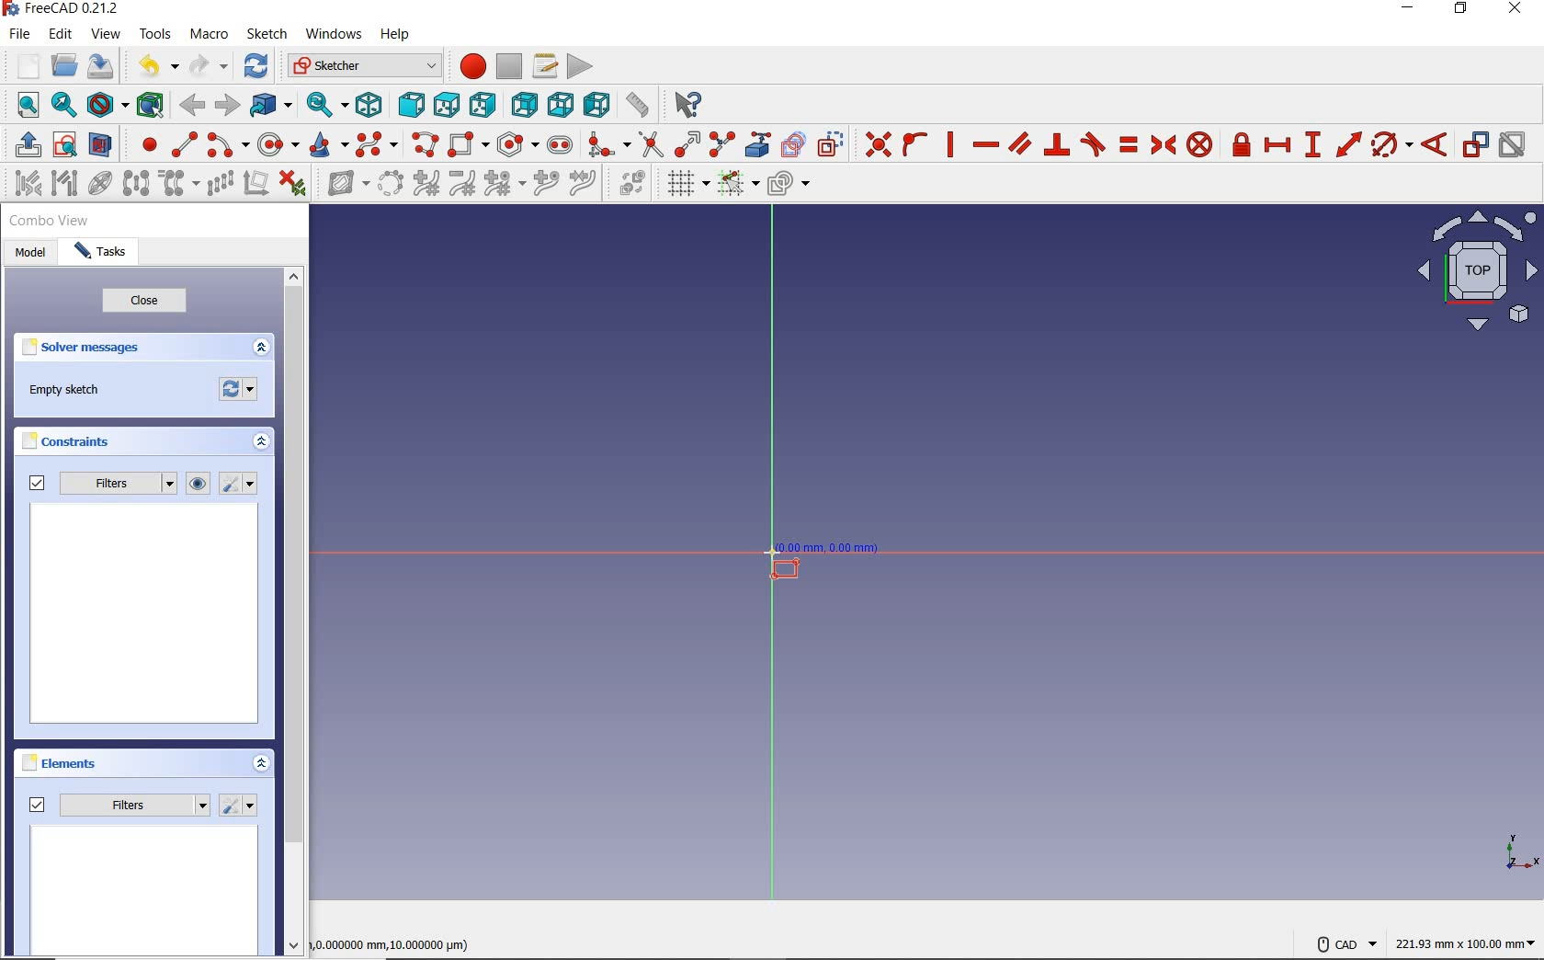 The image size is (1544, 960). What do you see at coordinates (471, 66) in the screenshot?
I see `macro recording` at bounding box center [471, 66].